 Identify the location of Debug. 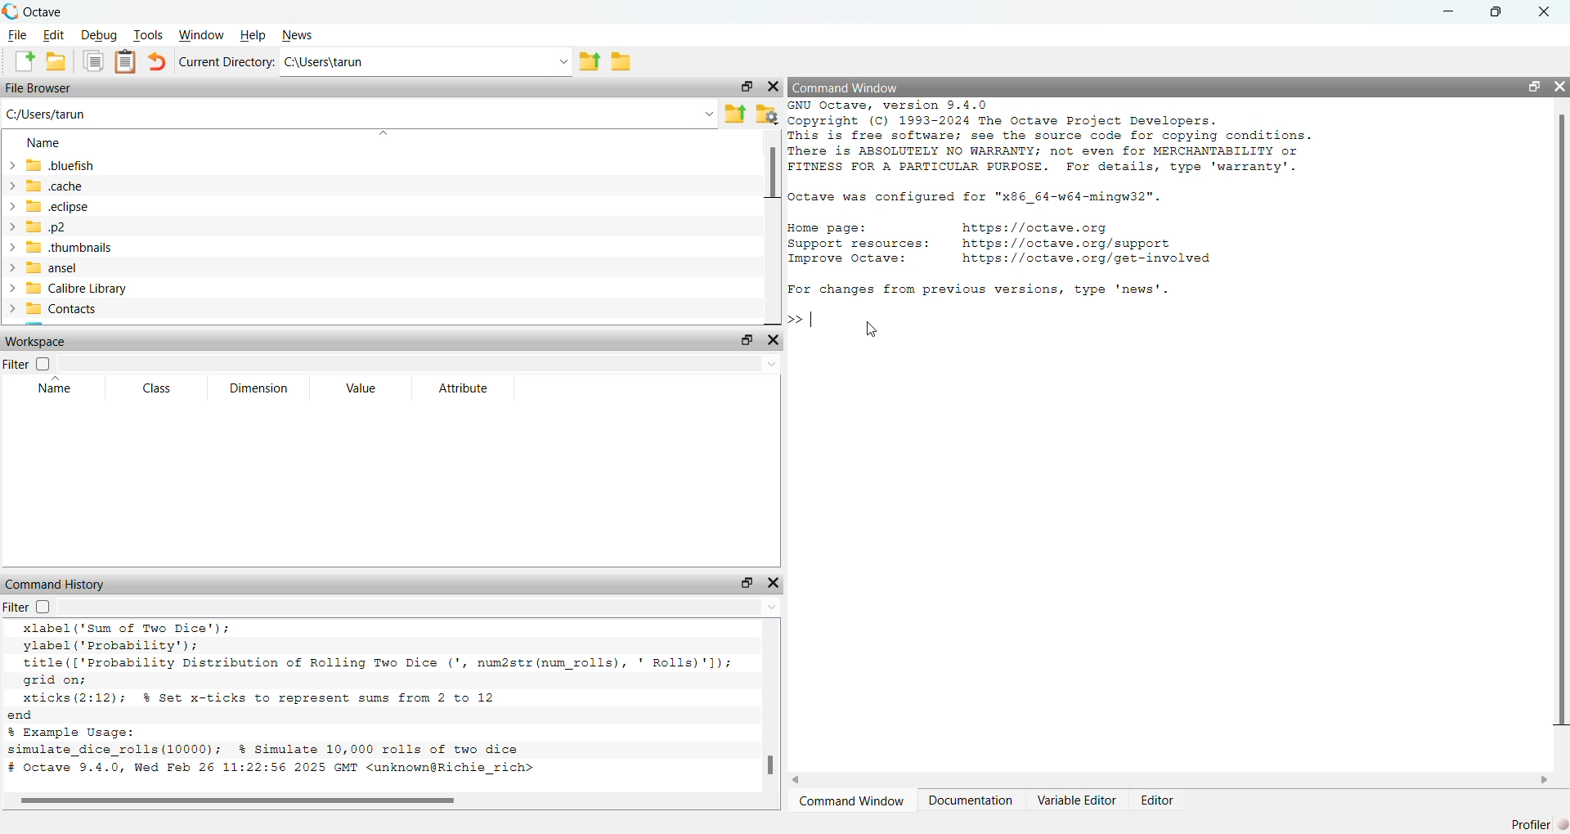
(99, 35).